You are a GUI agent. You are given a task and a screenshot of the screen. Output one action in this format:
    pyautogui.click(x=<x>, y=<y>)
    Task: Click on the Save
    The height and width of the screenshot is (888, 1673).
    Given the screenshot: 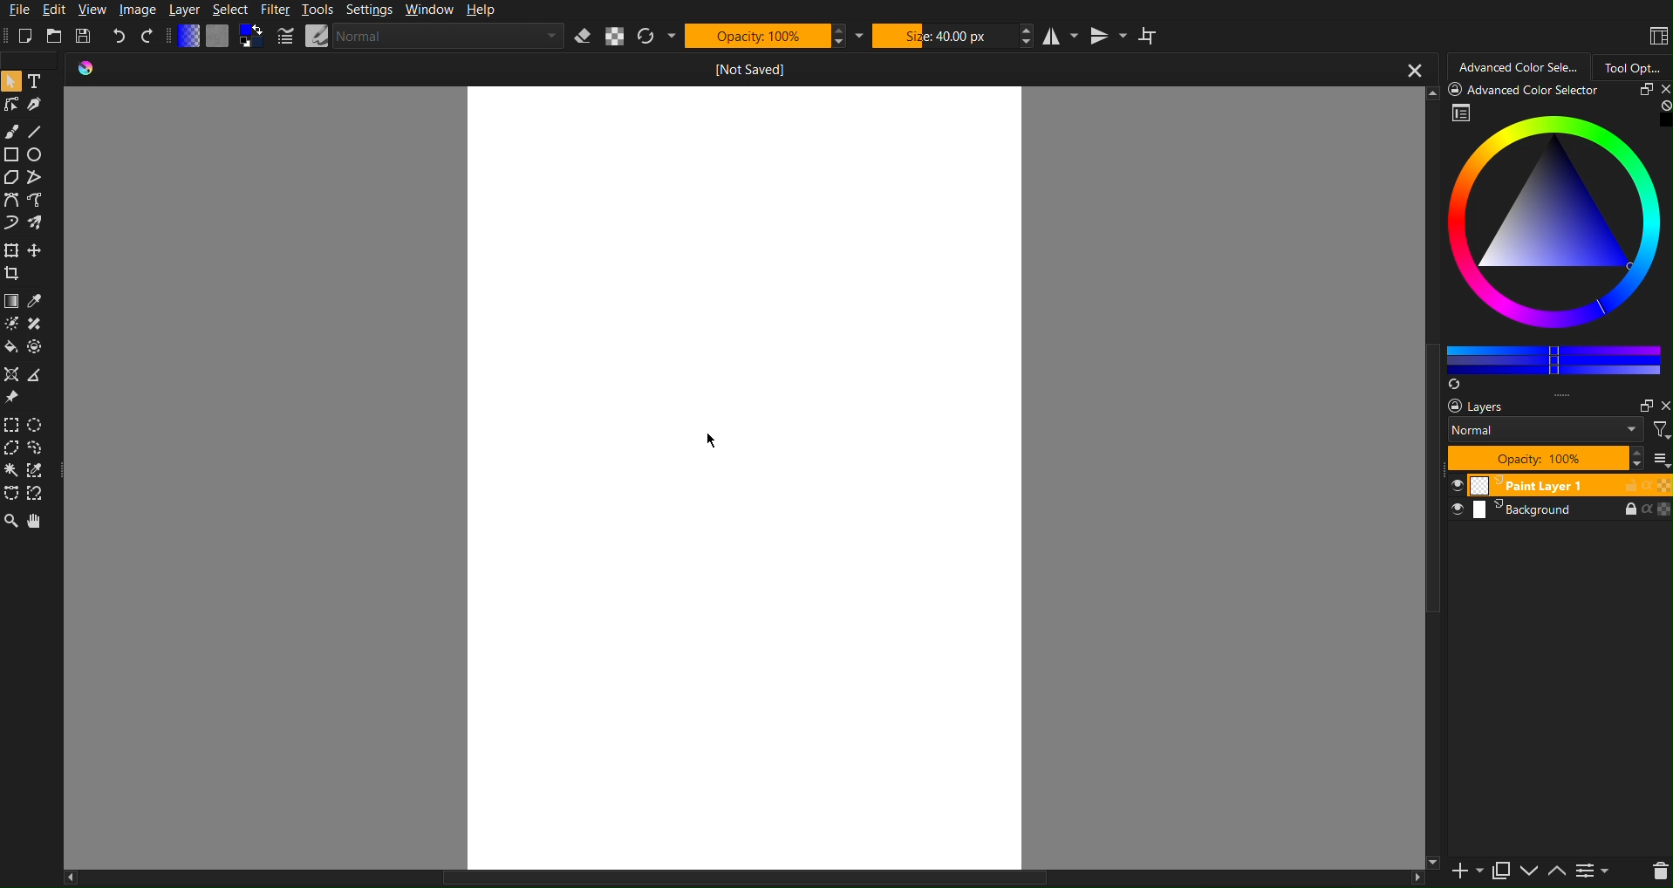 What is the action you would take?
    pyautogui.click(x=82, y=35)
    